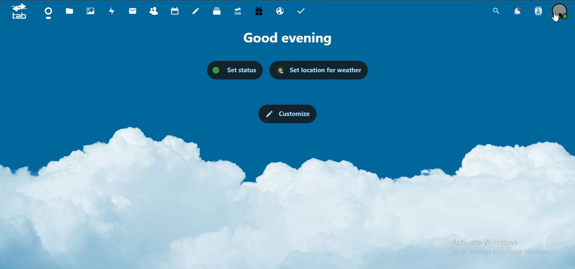 The width and height of the screenshot is (575, 269). Describe the element at coordinates (154, 11) in the screenshot. I see `contact` at that location.